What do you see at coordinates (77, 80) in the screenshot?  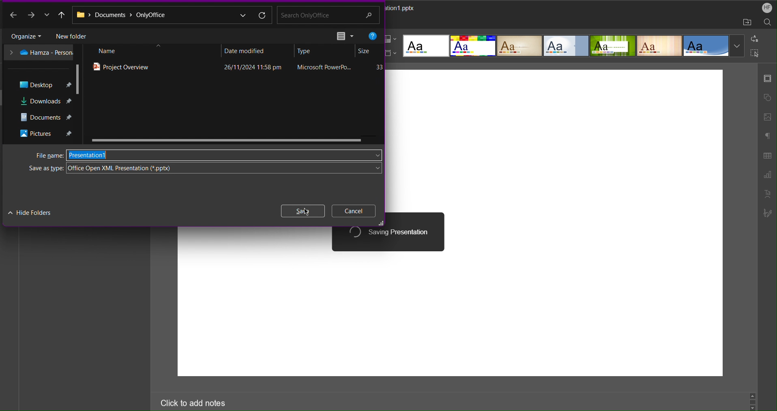 I see `Scrollbar` at bounding box center [77, 80].